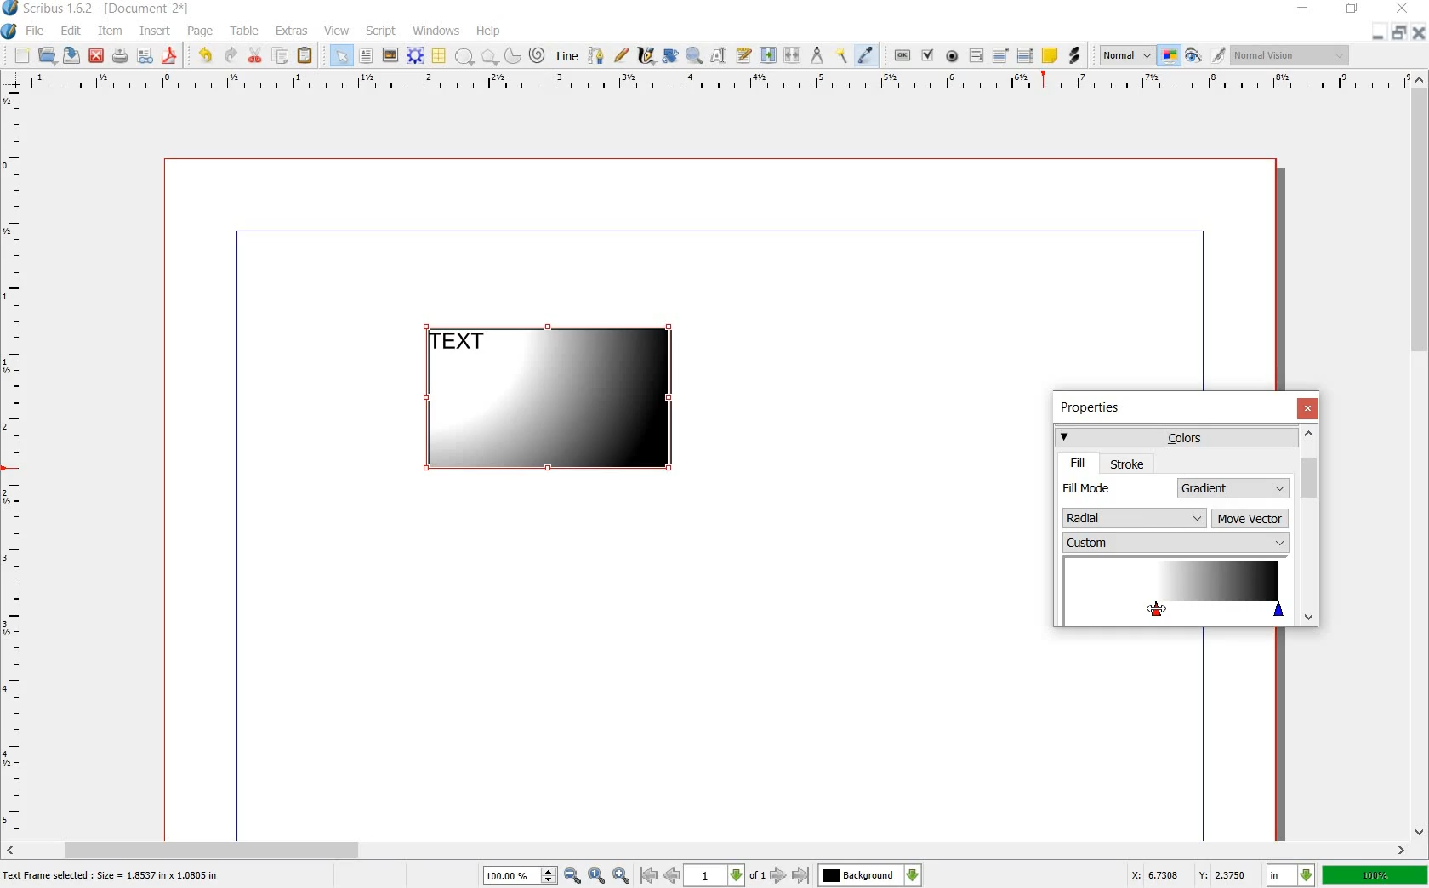 This screenshot has width=1429, height=888. I want to click on logo, so click(11, 9).